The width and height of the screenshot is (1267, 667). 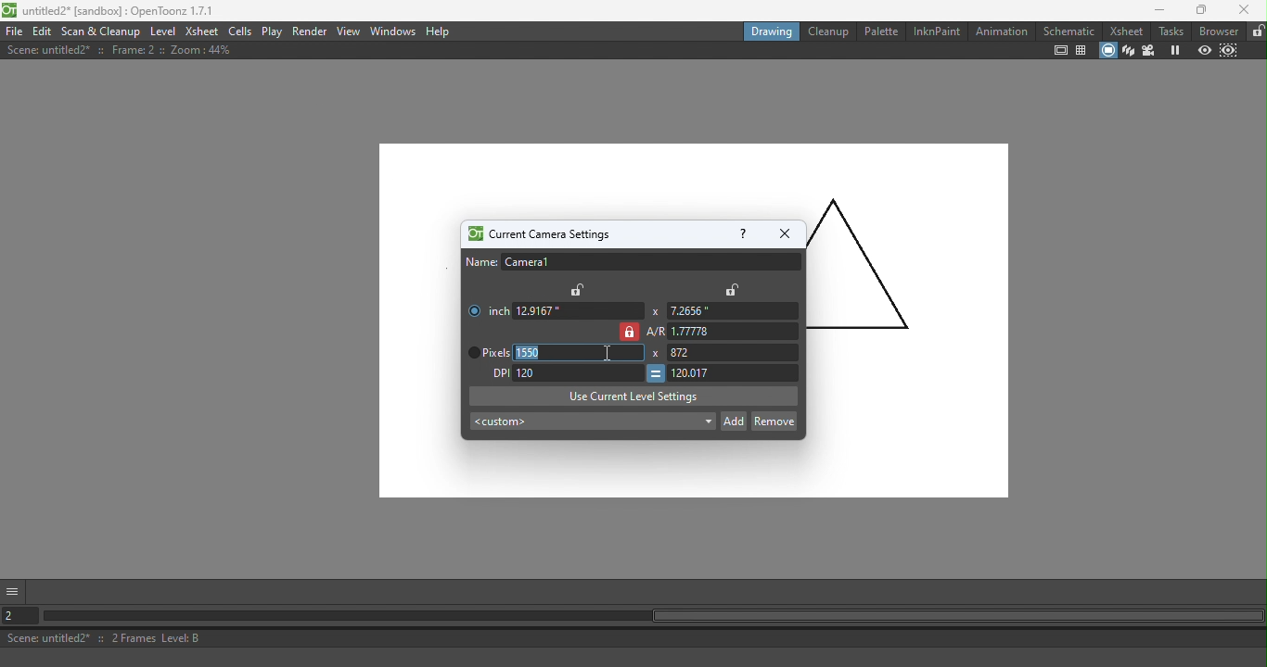 I want to click on canvas, so click(x=420, y=330).